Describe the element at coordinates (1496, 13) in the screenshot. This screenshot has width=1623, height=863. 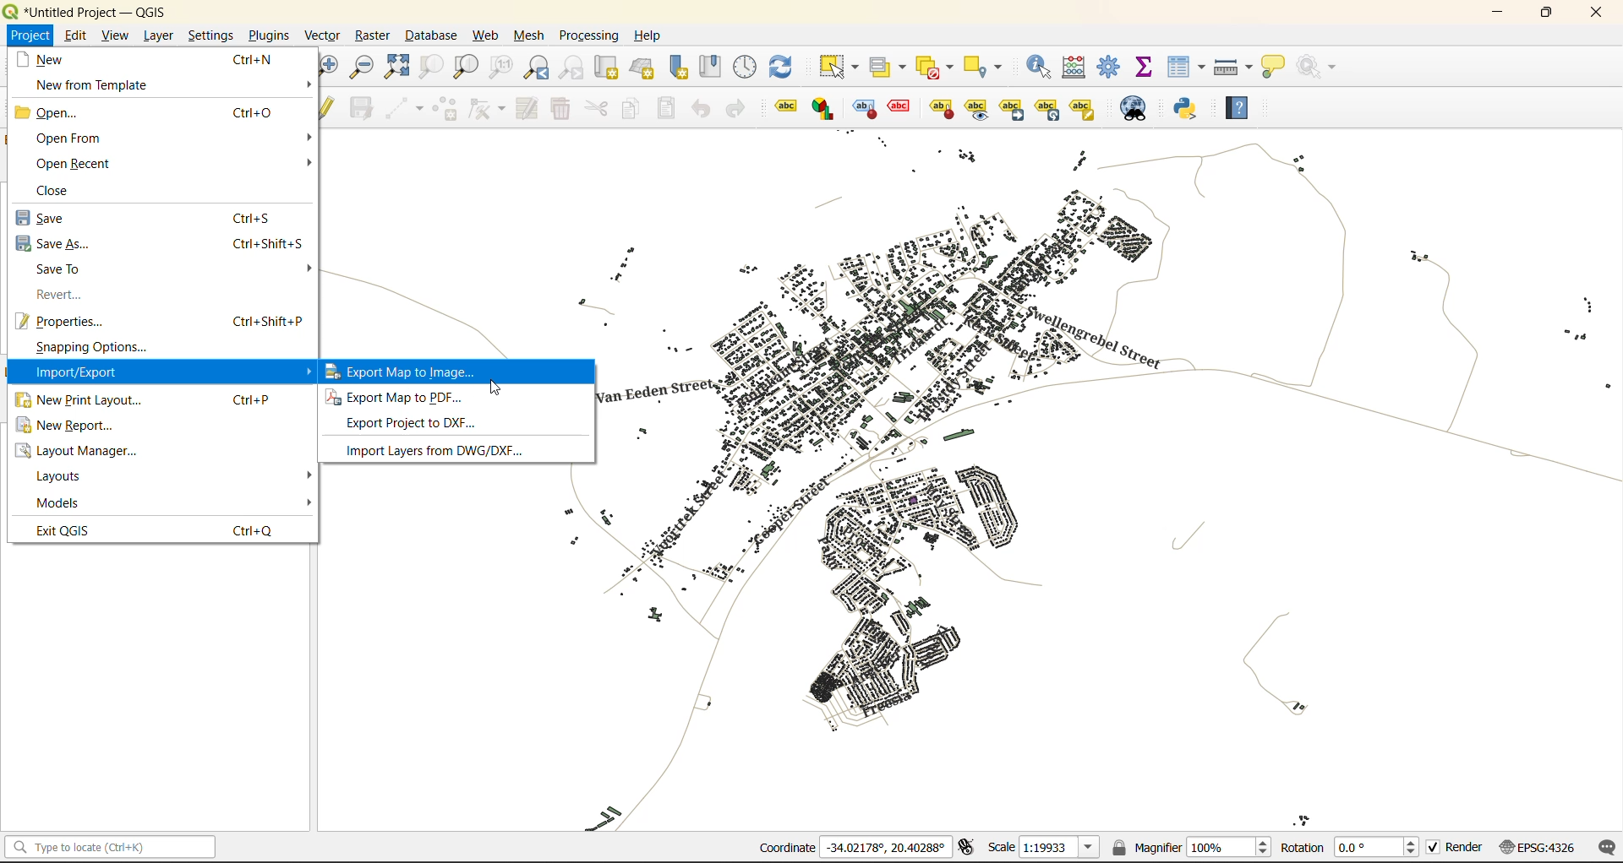
I see `minimize` at that location.